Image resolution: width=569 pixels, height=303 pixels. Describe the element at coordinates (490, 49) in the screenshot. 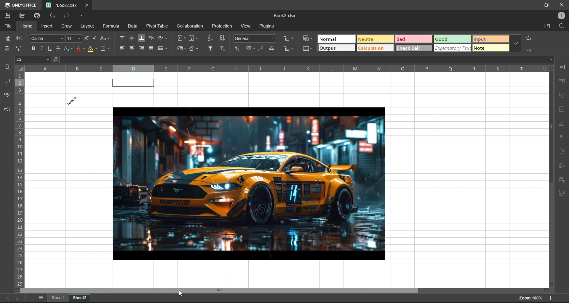

I see `note` at that location.